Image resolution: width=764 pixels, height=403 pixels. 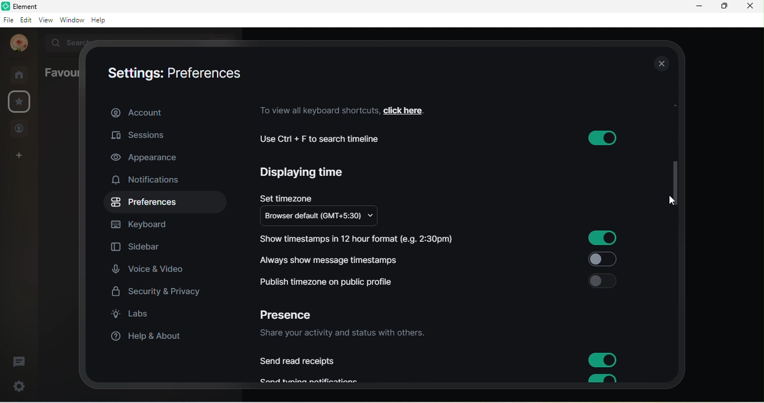 I want to click on profile photo, so click(x=17, y=44).